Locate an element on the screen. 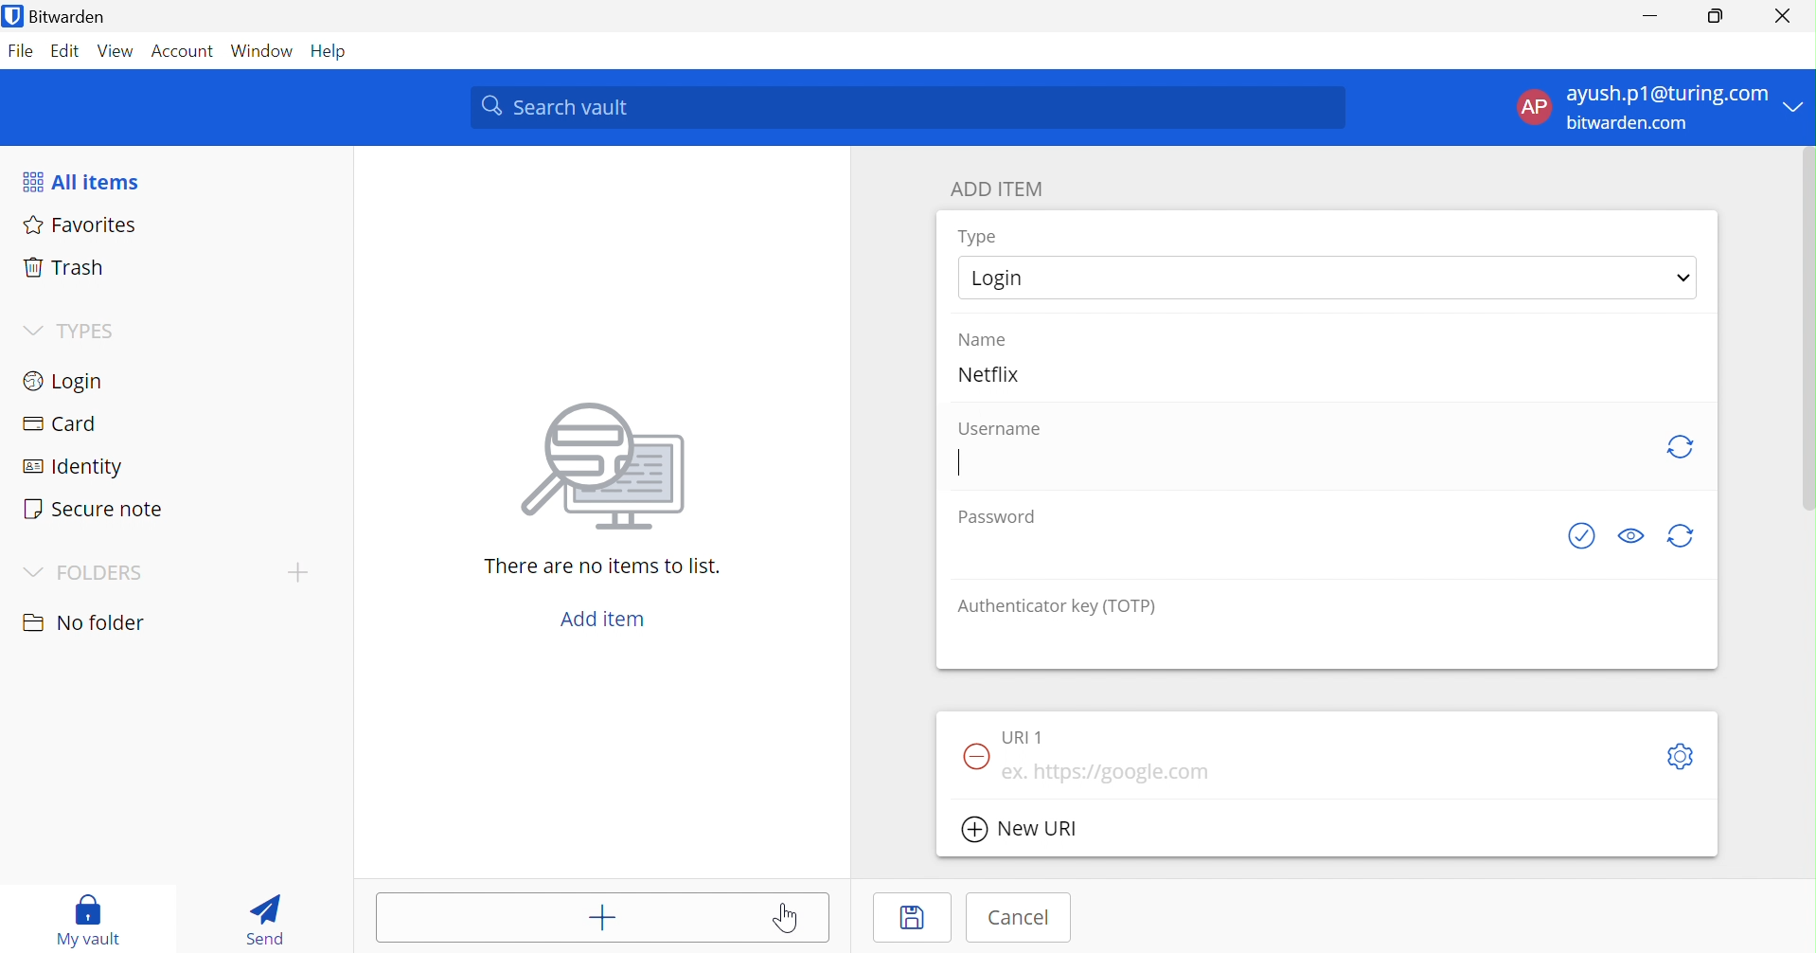  Minimize is located at coordinates (1656, 17).